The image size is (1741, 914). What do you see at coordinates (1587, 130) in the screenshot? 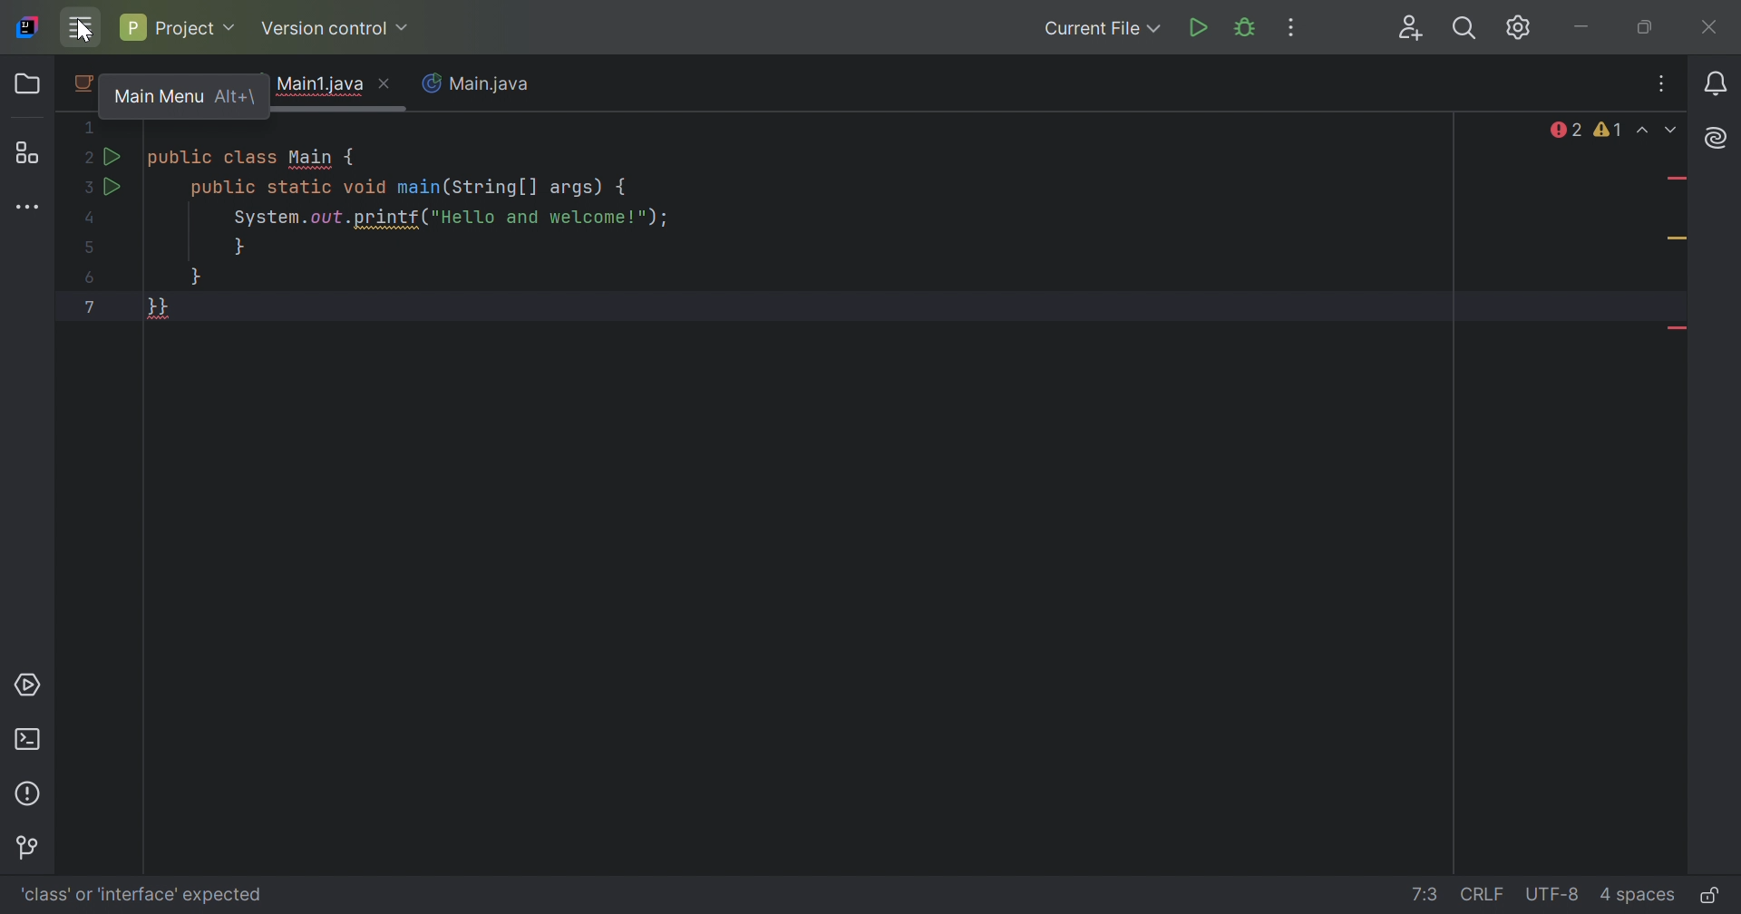
I see `2 errors, 1 warnings` at bounding box center [1587, 130].